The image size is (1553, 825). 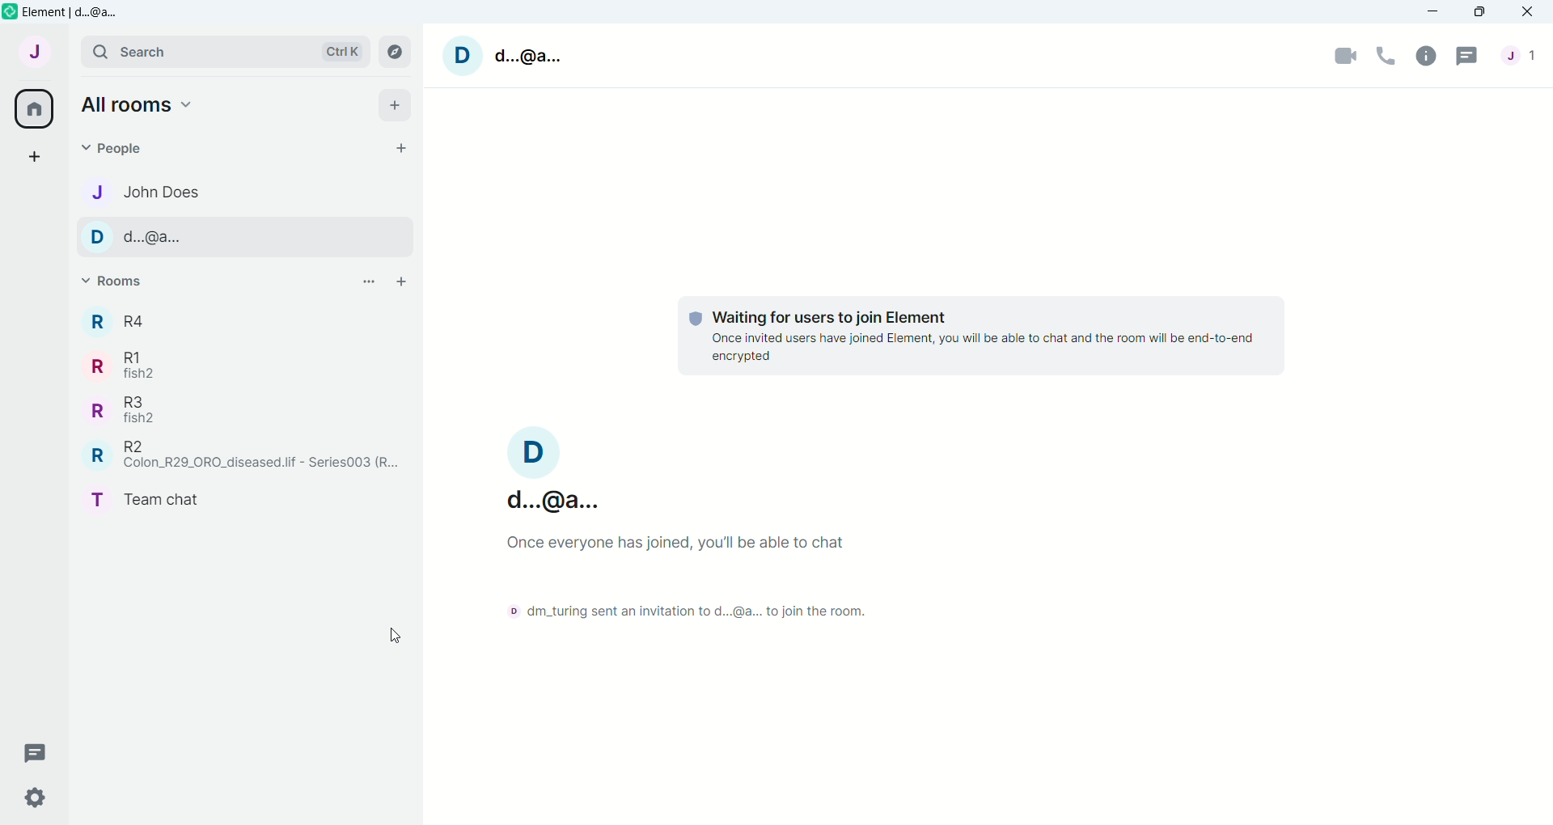 What do you see at coordinates (1386, 55) in the screenshot?
I see `Voice Call` at bounding box center [1386, 55].